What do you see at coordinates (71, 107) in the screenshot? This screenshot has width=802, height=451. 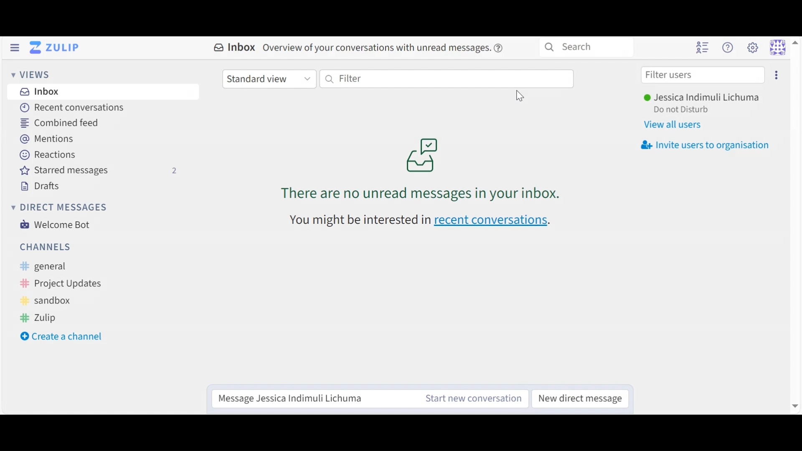 I see `Recent Conversations` at bounding box center [71, 107].